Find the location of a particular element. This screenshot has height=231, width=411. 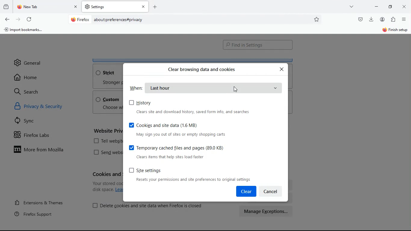

[J Delete cookies and site data when Firefox is closed is located at coordinates (148, 205).